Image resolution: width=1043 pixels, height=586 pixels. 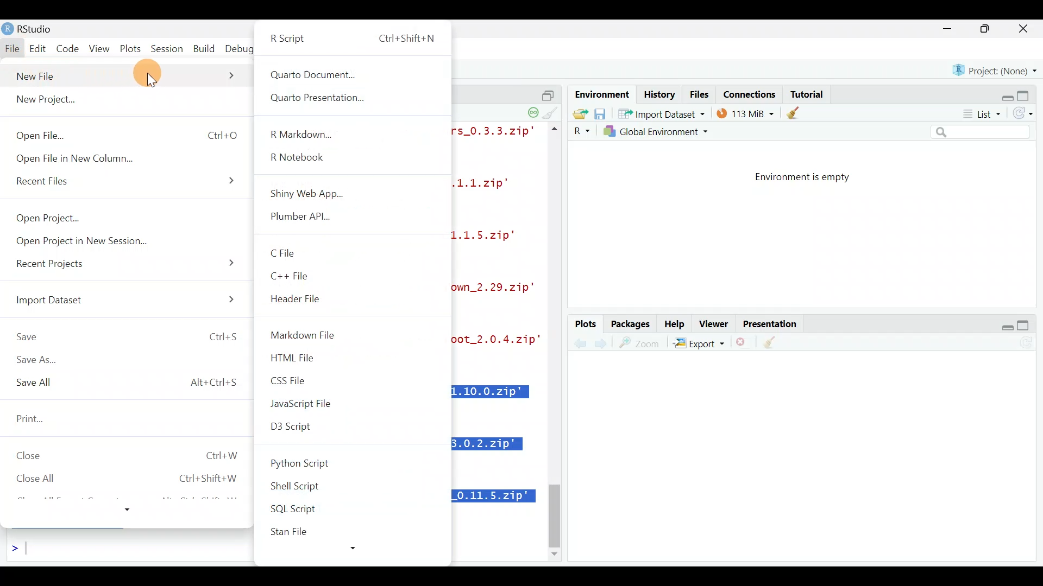 What do you see at coordinates (1029, 343) in the screenshot?
I see `Refresh current plot` at bounding box center [1029, 343].